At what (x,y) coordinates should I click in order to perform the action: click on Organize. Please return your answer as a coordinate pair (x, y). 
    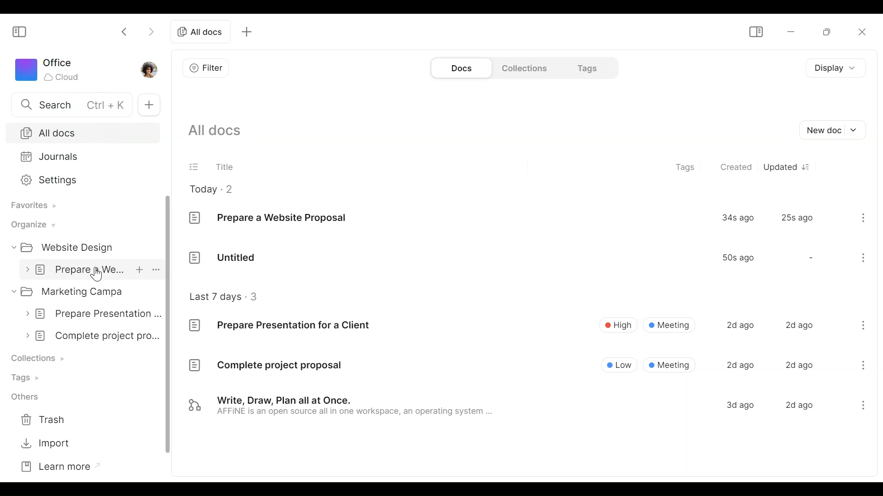
    Looking at the image, I should click on (31, 225).